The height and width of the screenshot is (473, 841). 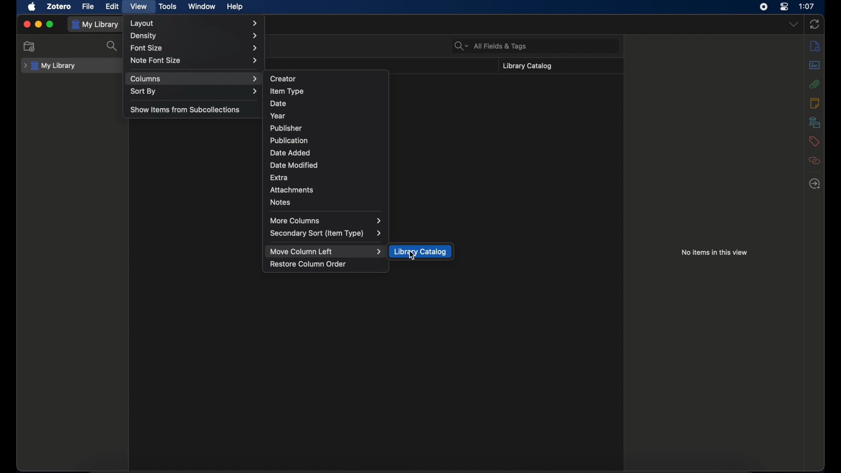 I want to click on info, so click(x=815, y=46).